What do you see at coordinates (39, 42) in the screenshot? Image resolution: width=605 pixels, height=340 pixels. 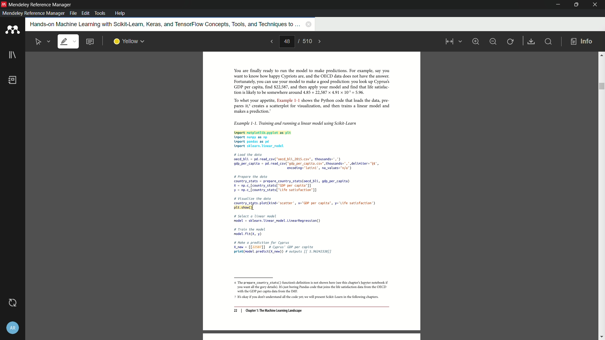 I see `select` at bounding box center [39, 42].